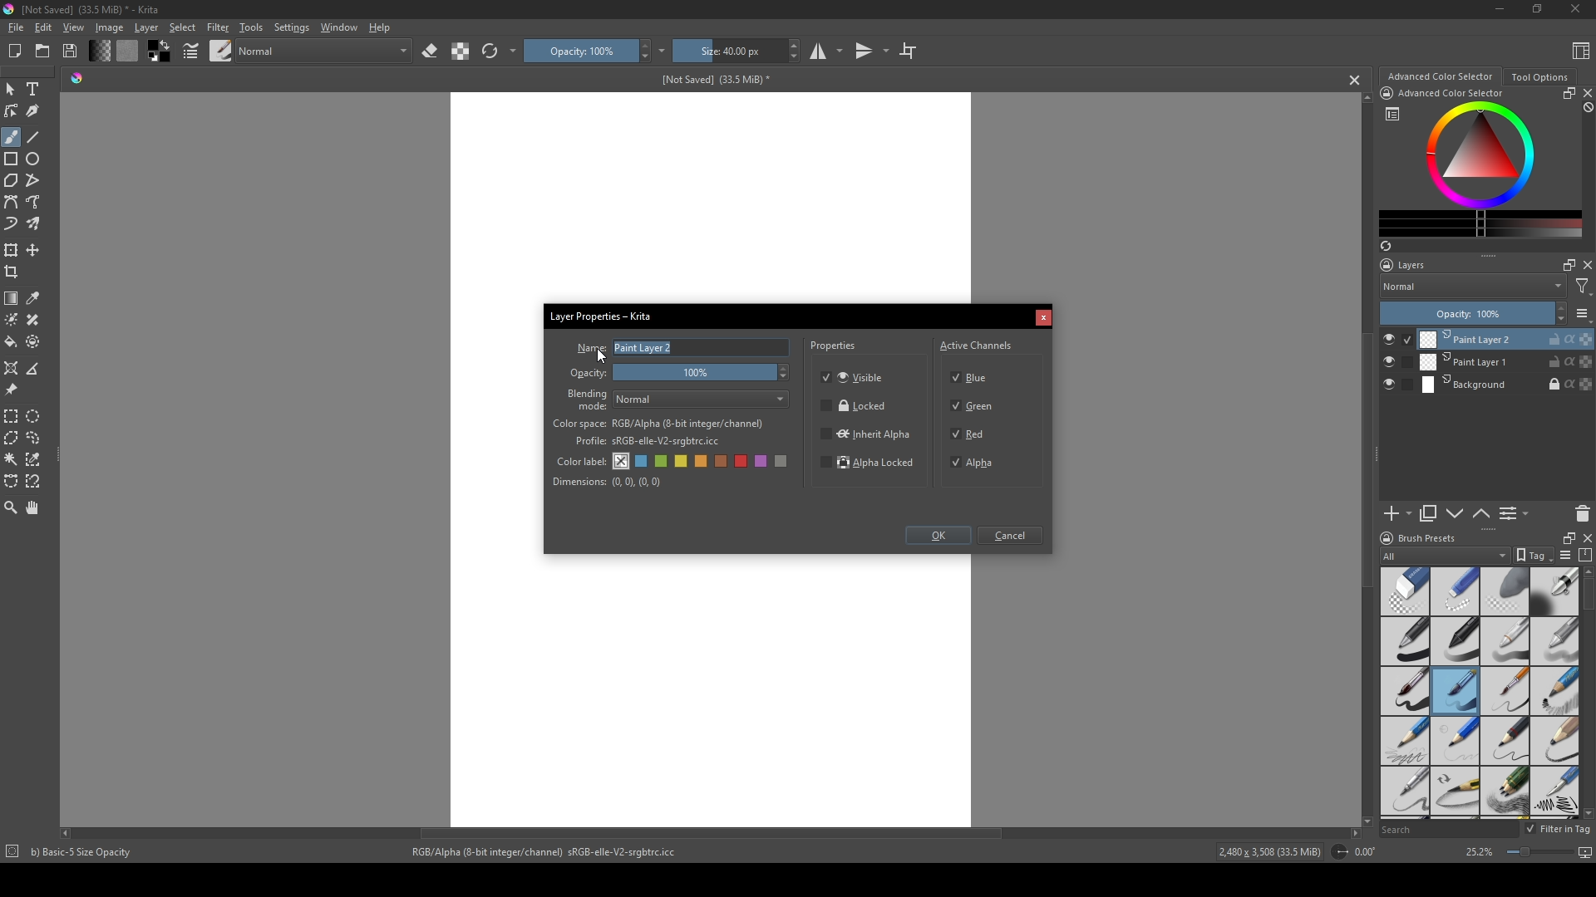 Image resolution: width=1596 pixels, height=897 pixels. What do you see at coordinates (1396, 385) in the screenshot?
I see `check button` at bounding box center [1396, 385].